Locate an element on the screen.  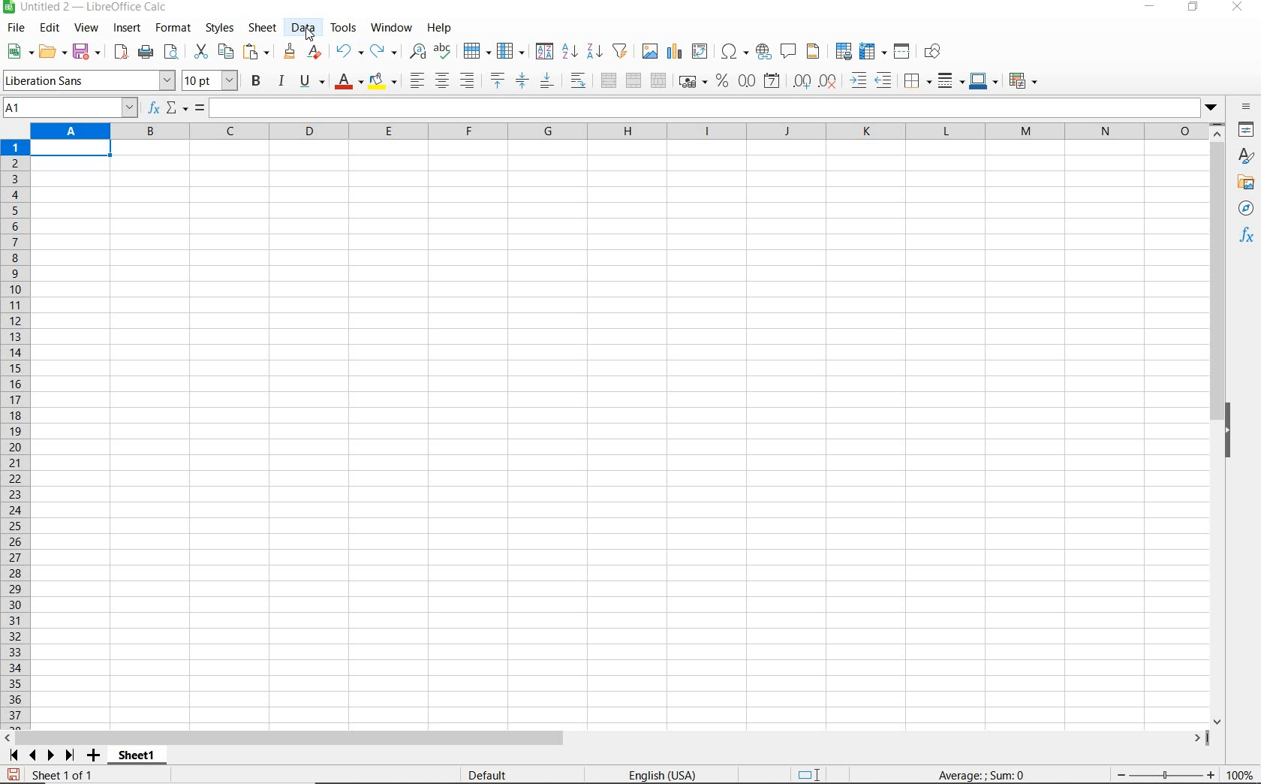
hide is located at coordinates (1229, 433).